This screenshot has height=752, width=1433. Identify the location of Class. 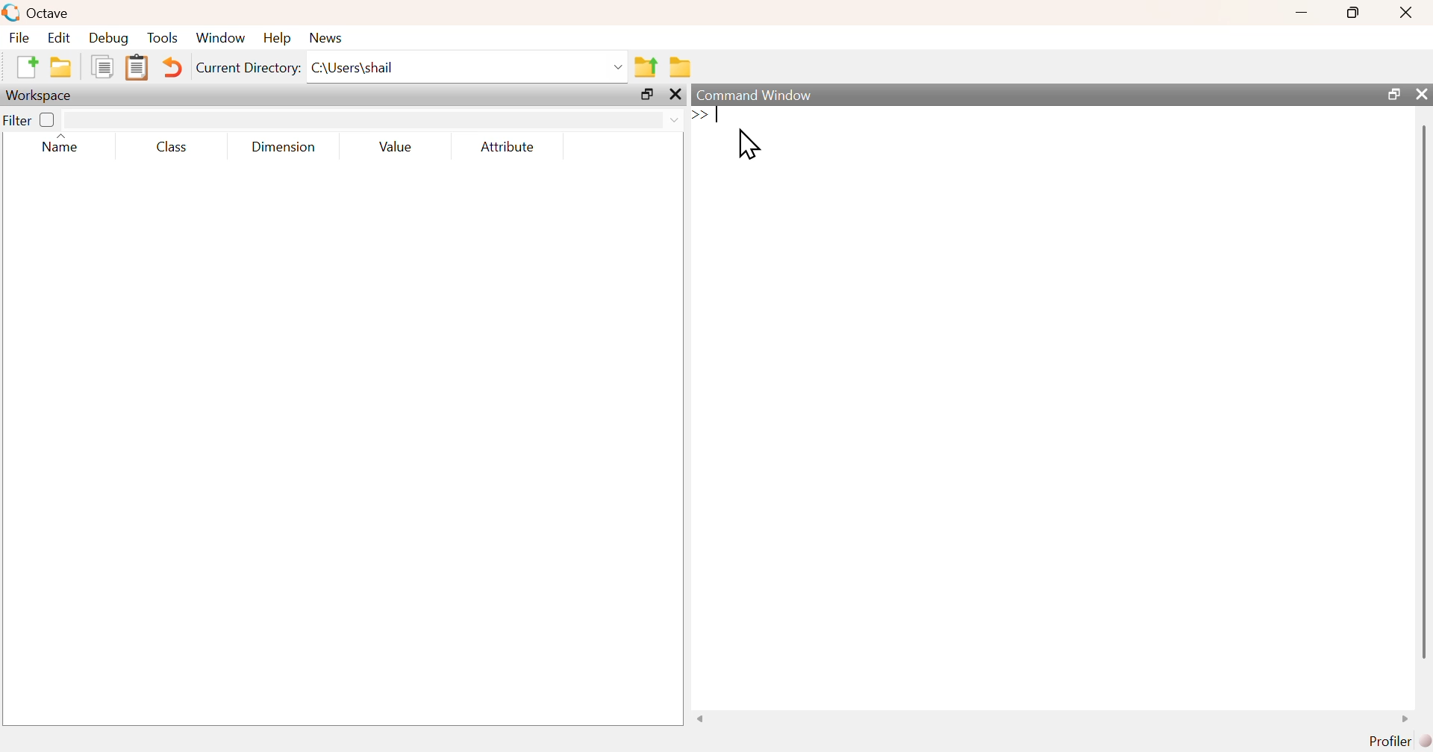
(172, 146).